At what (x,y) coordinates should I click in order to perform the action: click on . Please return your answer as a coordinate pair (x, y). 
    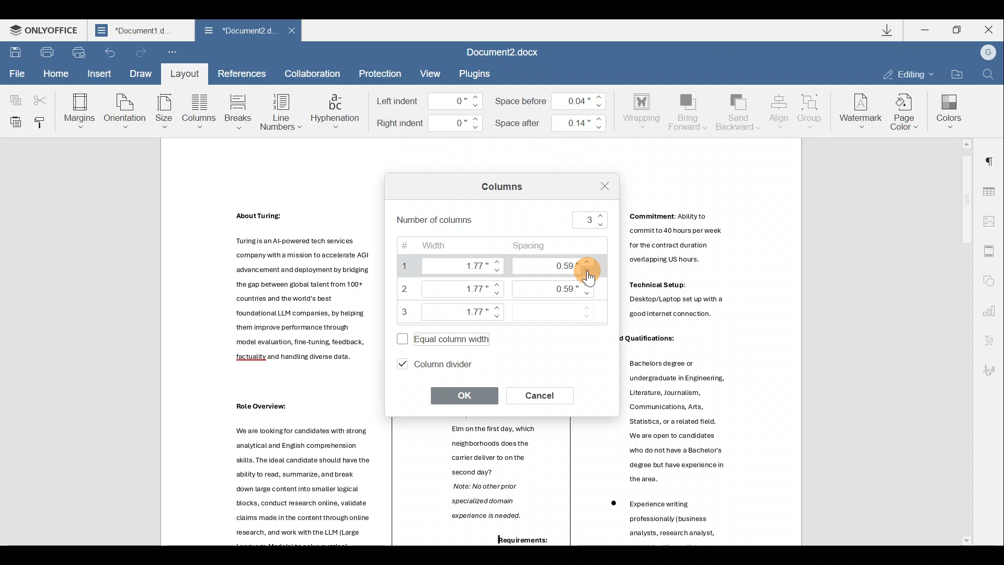
    Looking at the image, I should click on (259, 216).